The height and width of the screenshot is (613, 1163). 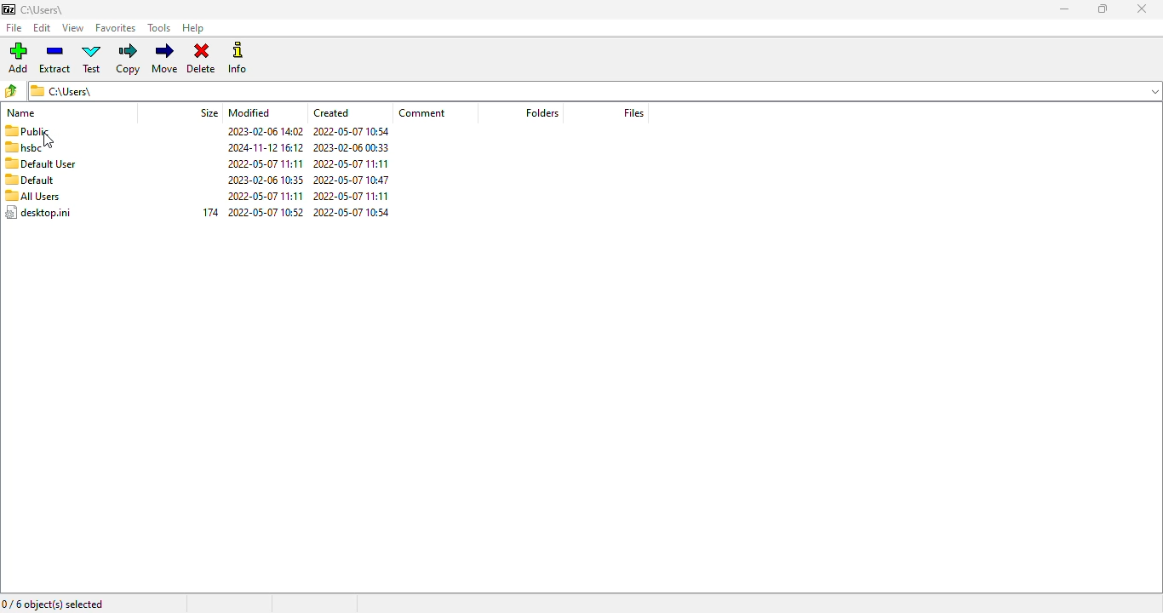 I want to click on file, so click(x=14, y=27).